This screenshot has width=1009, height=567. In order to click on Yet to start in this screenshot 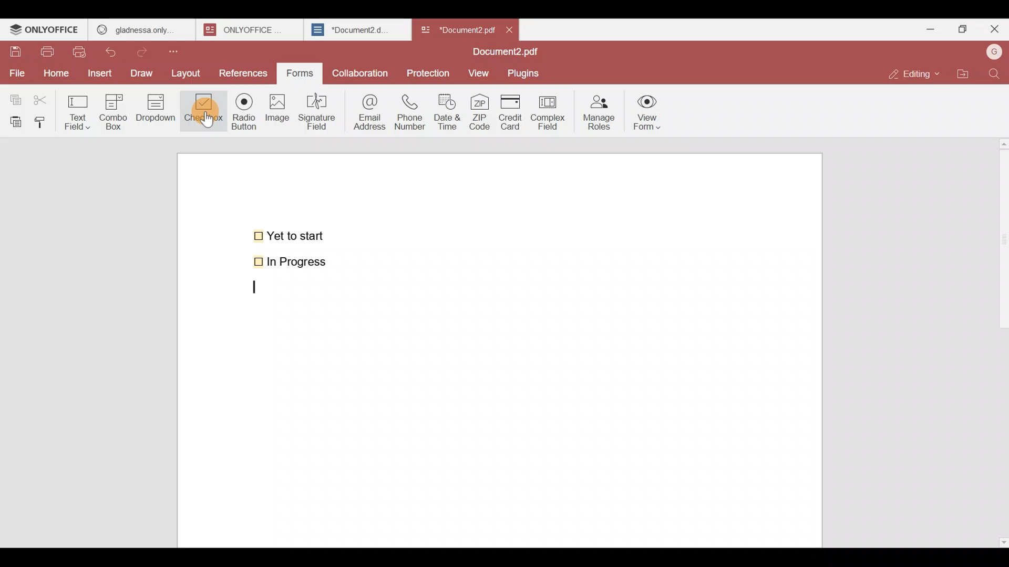, I will do `click(291, 235)`.